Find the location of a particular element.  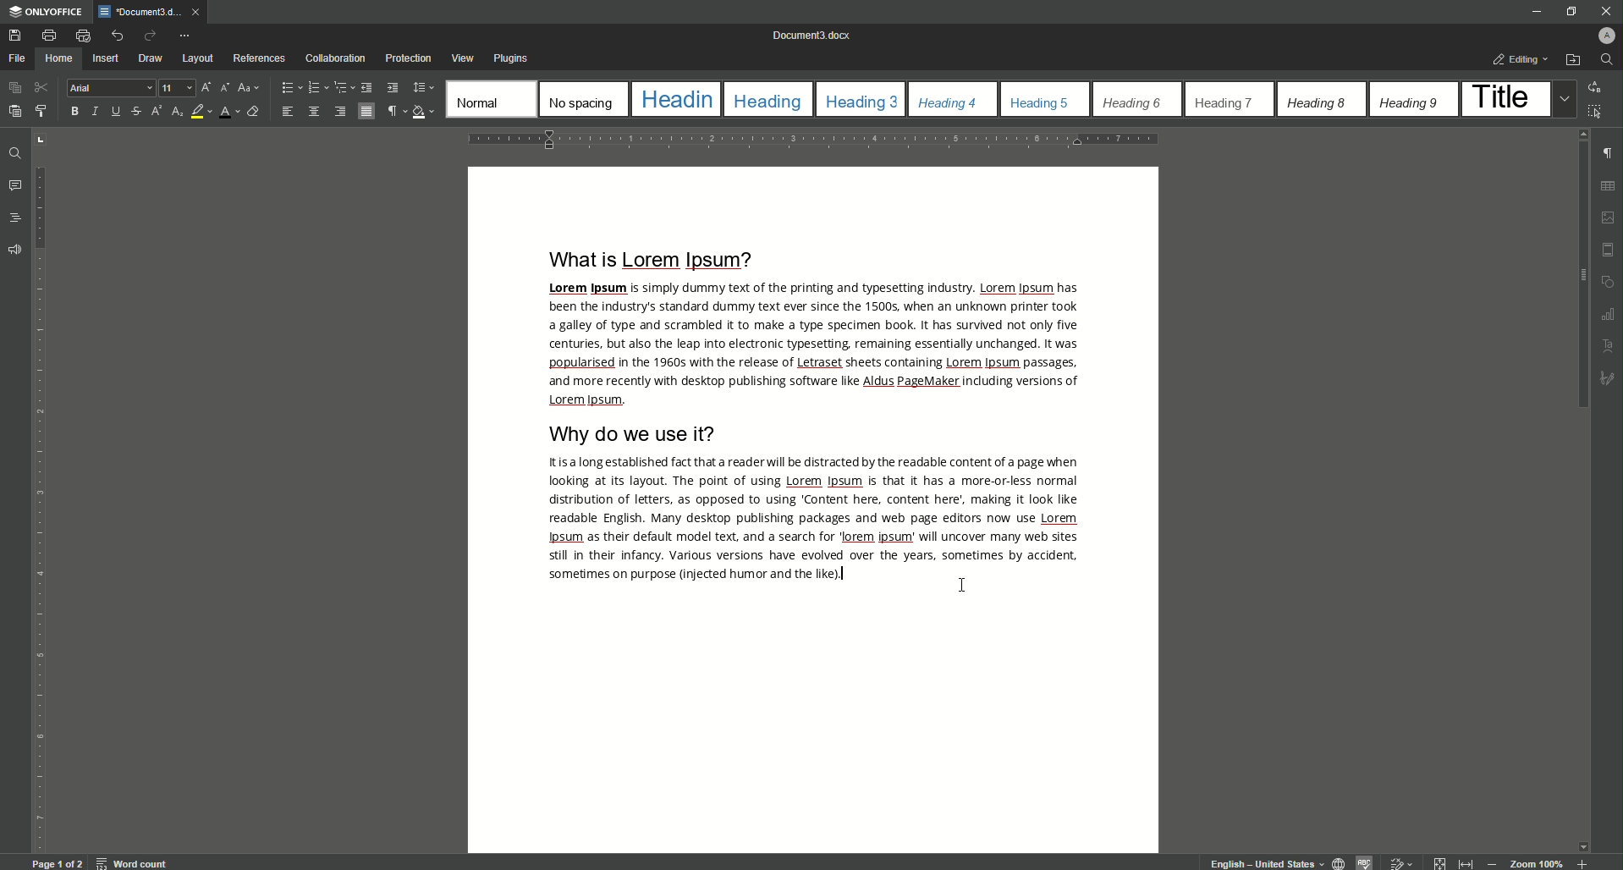

Replace is located at coordinates (1598, 86).